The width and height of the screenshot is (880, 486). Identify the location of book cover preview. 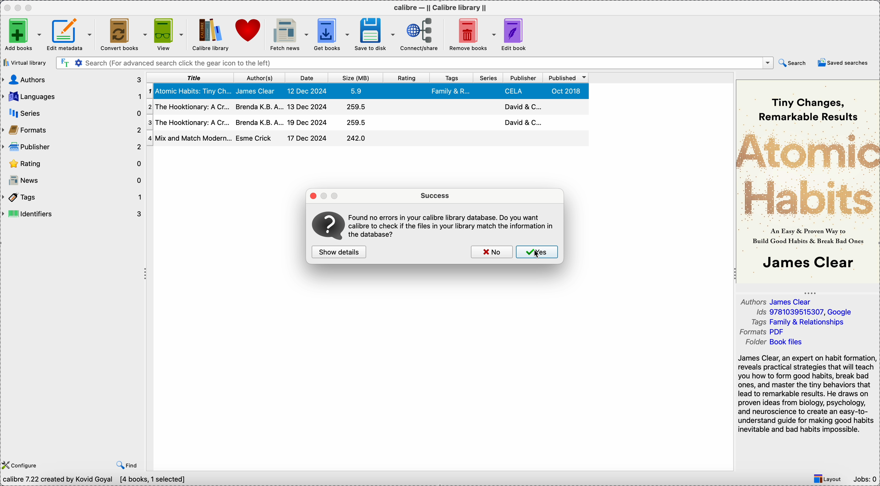
(807, 181).